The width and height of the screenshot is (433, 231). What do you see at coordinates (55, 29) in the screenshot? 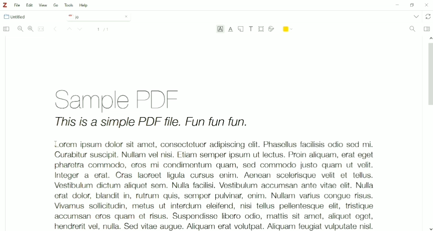
I see `Change Page` at bounding box center [55, 29].